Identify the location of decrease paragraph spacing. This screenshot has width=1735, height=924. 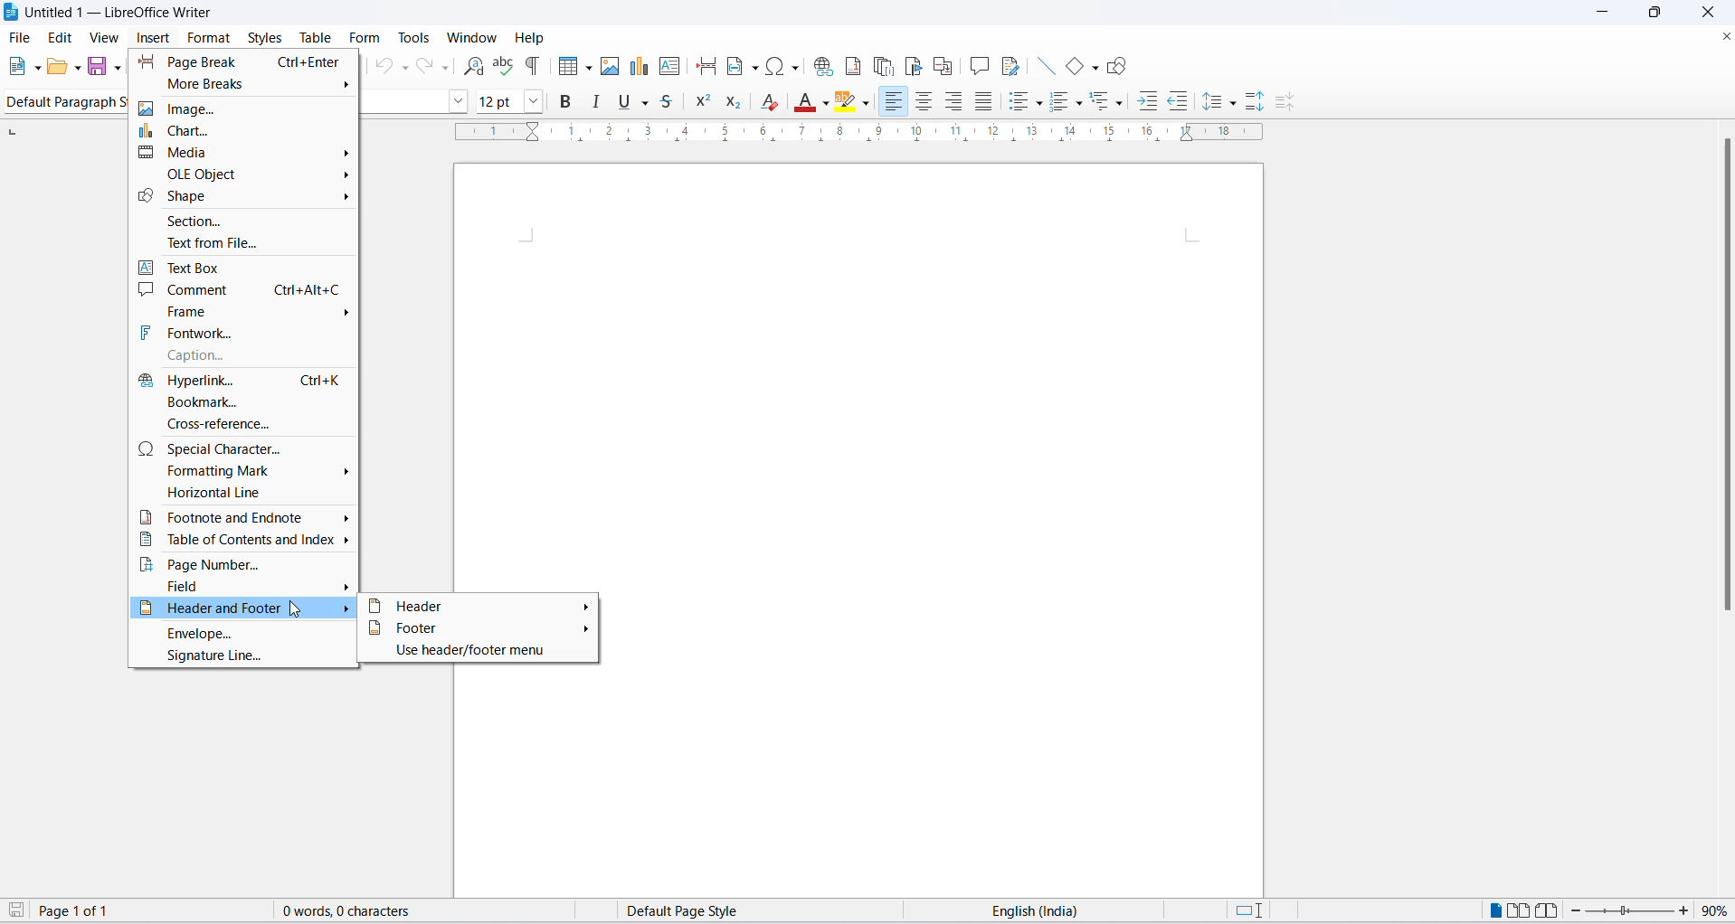
(1286, 105).